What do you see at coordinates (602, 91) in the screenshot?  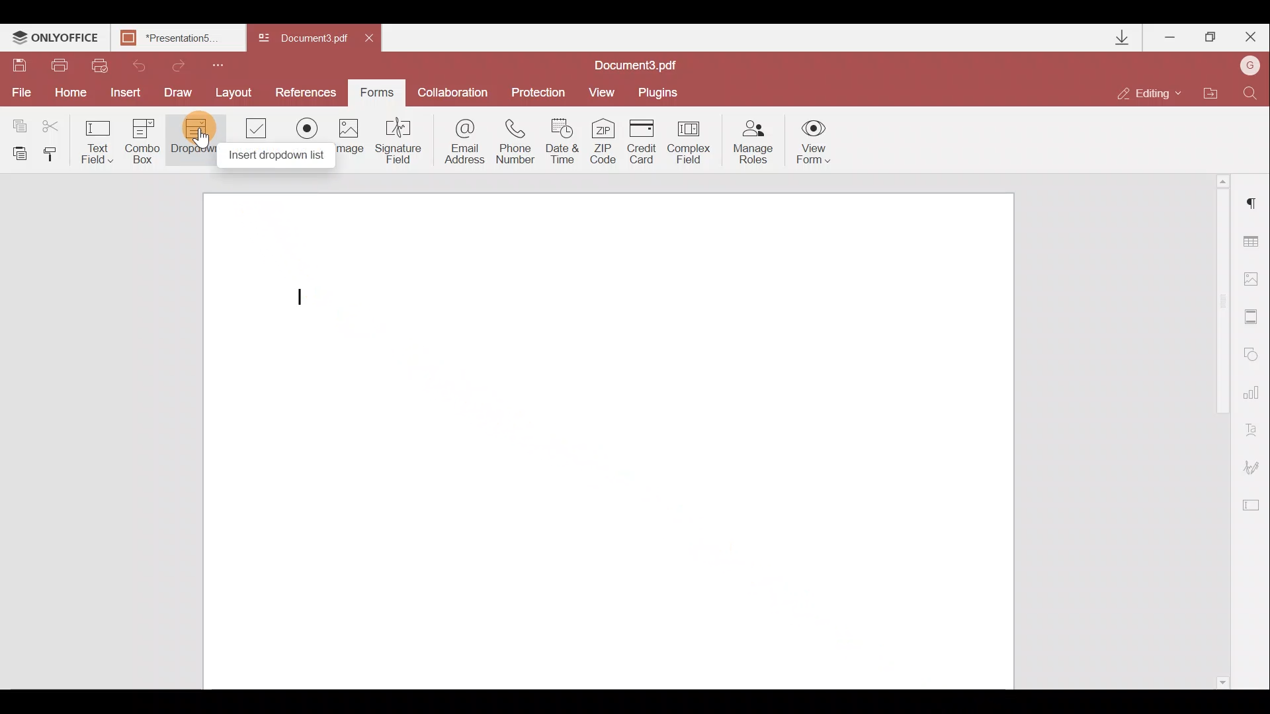 I see `View` at bounding box center [602, 91].